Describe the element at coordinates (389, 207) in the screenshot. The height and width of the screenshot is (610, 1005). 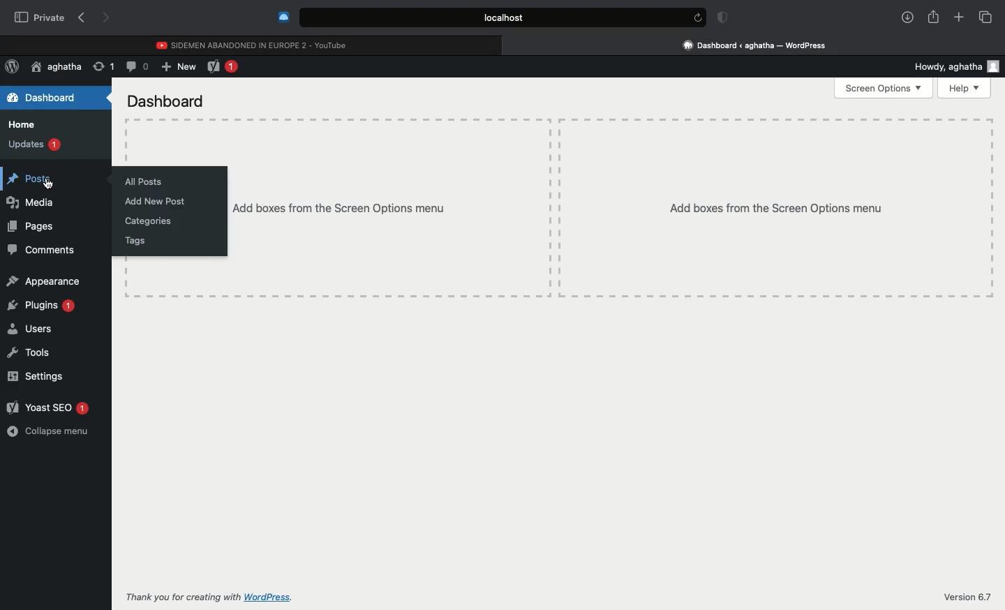
I see `Add boxes from the screen options menu` at that location.